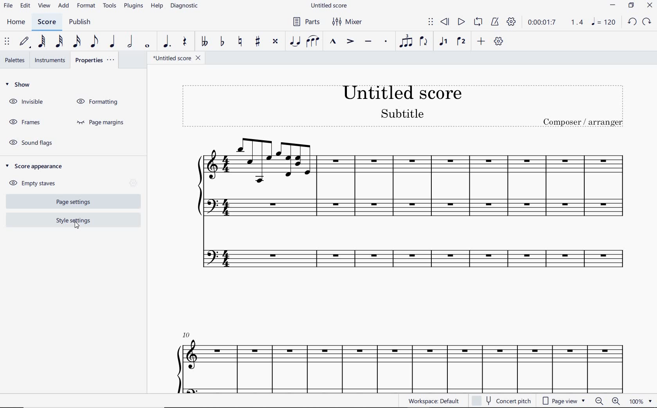 The width and height of the screenshot is (657, 408). What do you see at coordinates (25, 41) in the screenshot?
I see `DEFAULT (STEP TIME)` at bounding box center [25, 41].